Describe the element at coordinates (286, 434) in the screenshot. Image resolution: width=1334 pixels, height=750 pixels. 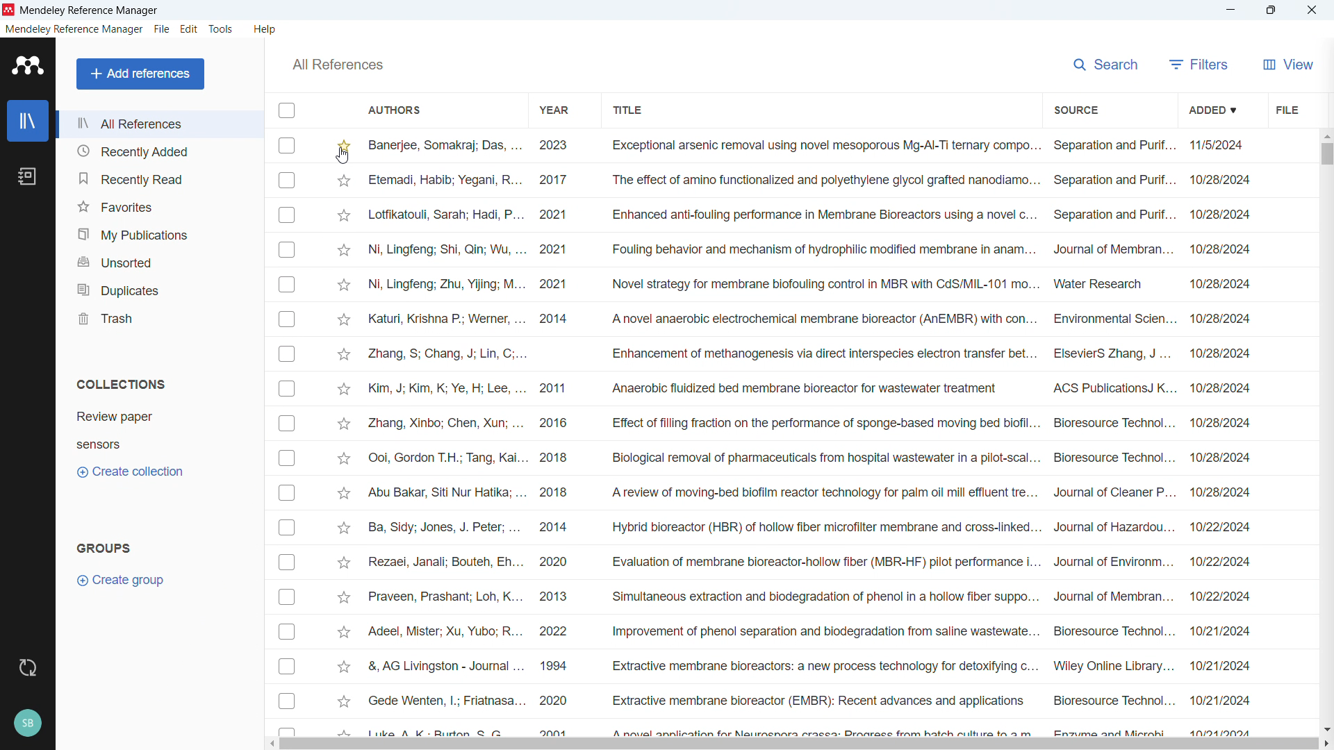
I see `Select individual entries ` at that location.